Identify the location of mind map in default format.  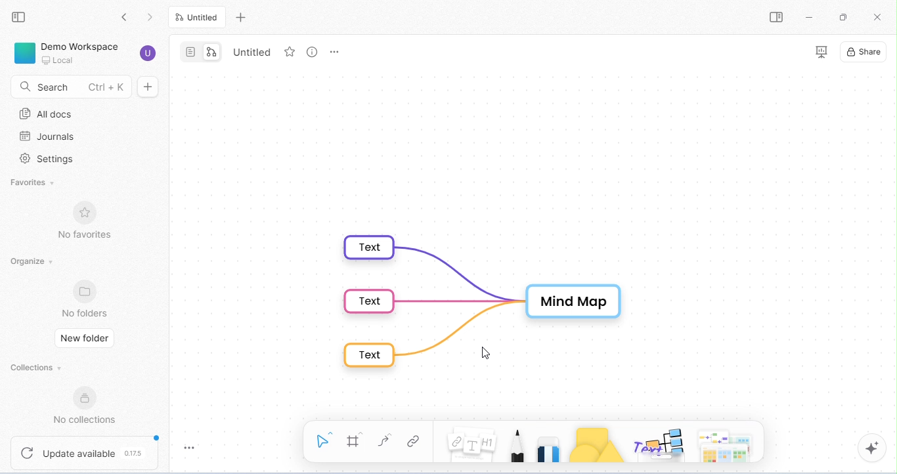
(485, 302).